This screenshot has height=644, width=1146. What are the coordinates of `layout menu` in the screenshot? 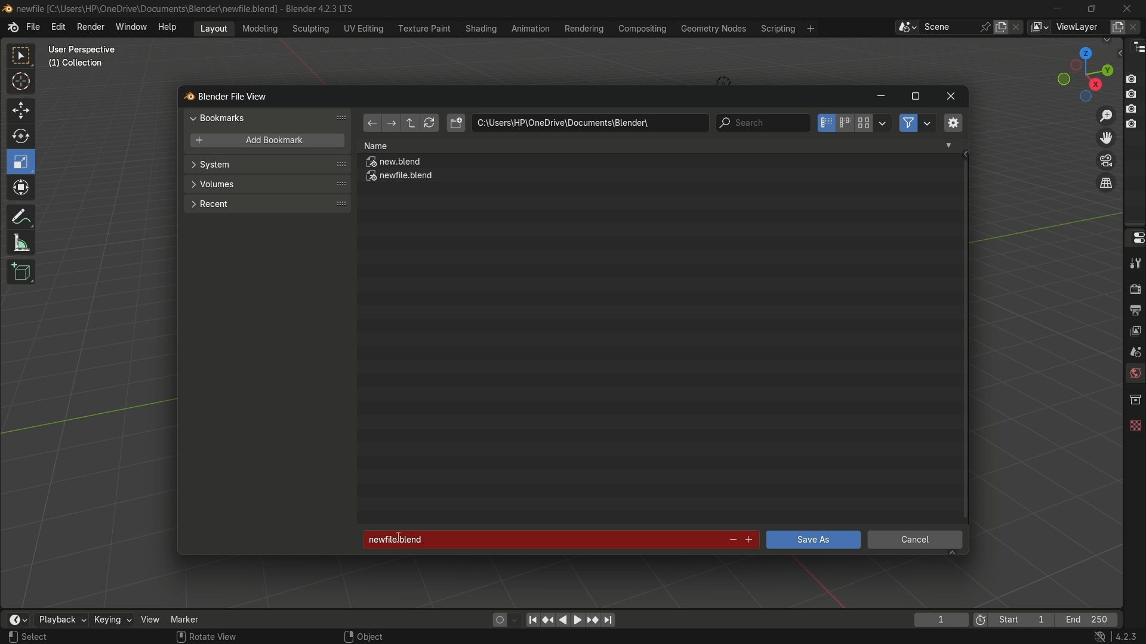 It's located at (214, 27).